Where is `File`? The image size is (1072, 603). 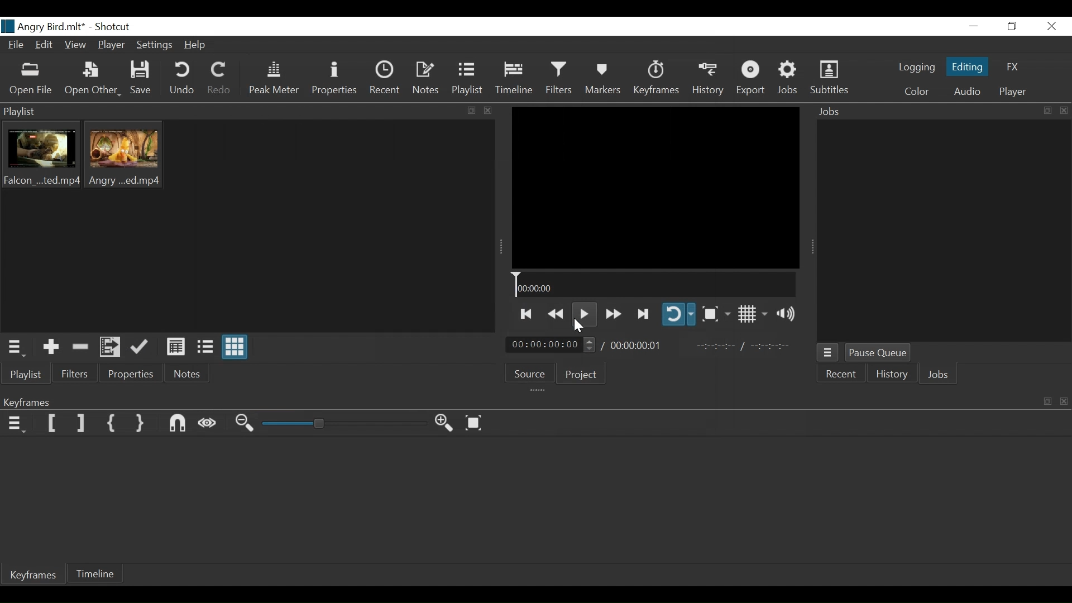
File is located at coordinates (16, 46).